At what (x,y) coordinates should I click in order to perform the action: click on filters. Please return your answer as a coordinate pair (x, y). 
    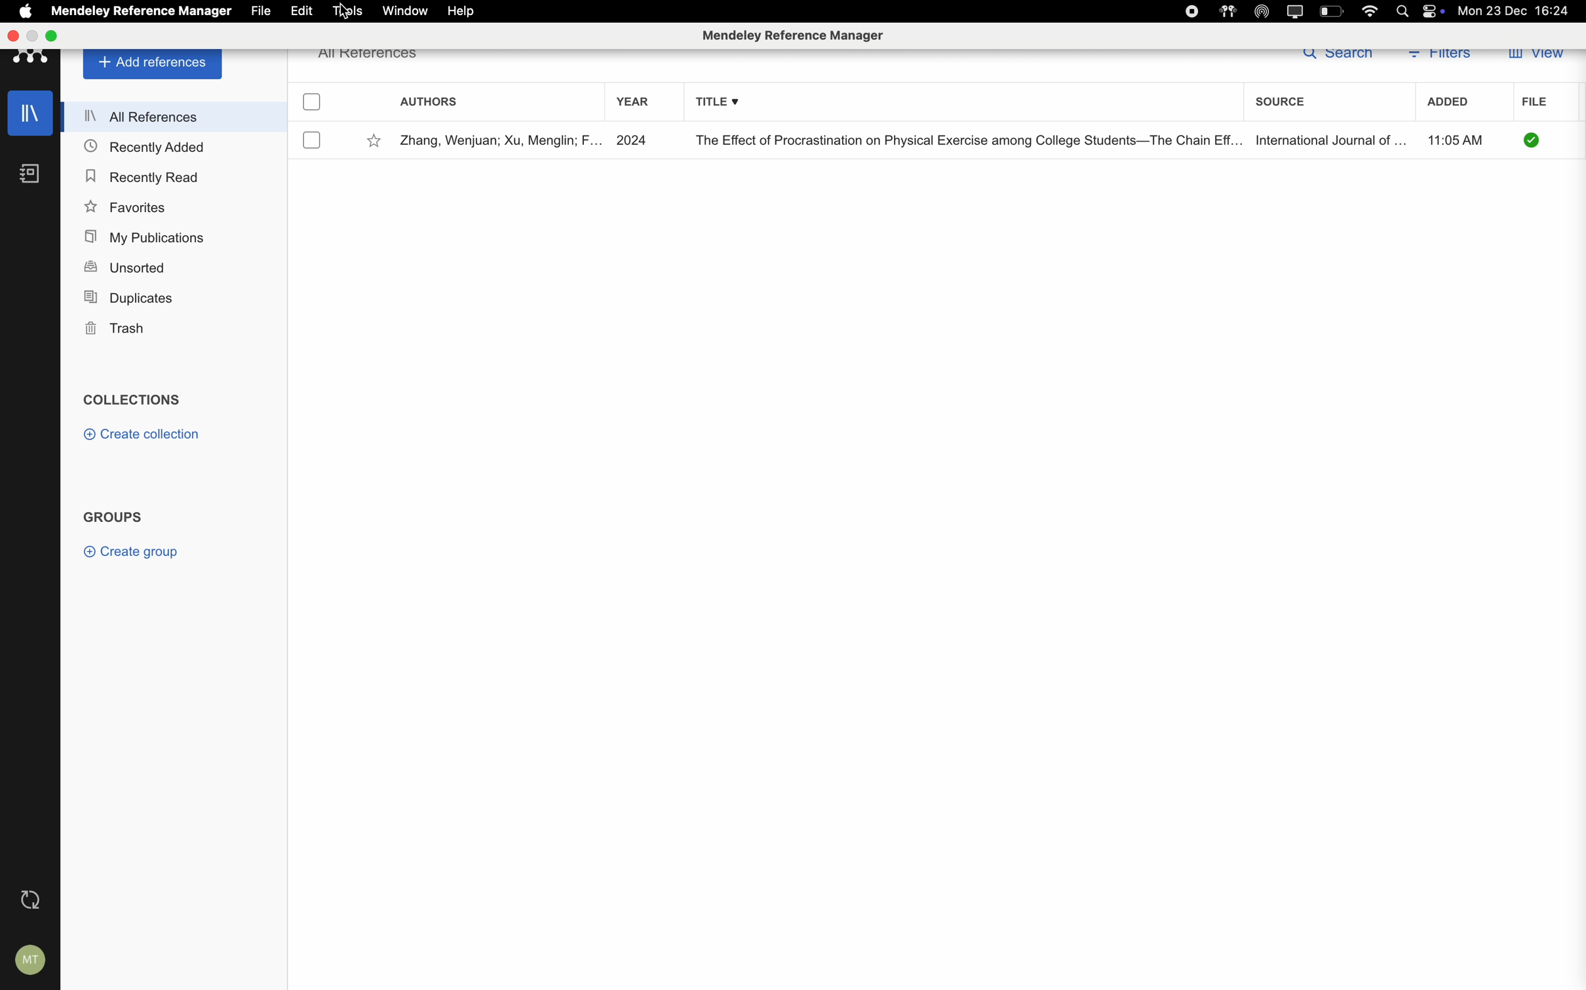
    Looking at the image, I should click on (1442, 56).